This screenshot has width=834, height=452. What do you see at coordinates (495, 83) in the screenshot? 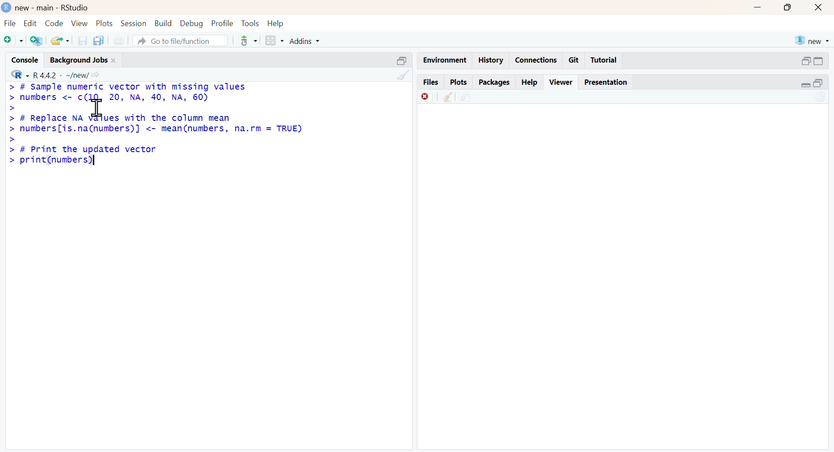
I see `packages` at bounding box center [495, 83].